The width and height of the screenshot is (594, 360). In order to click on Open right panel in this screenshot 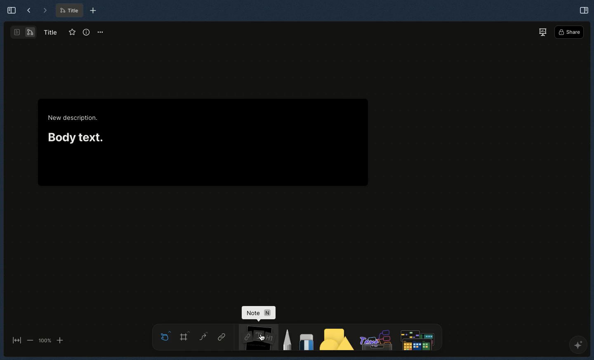, I will do `click(584, 9)`.